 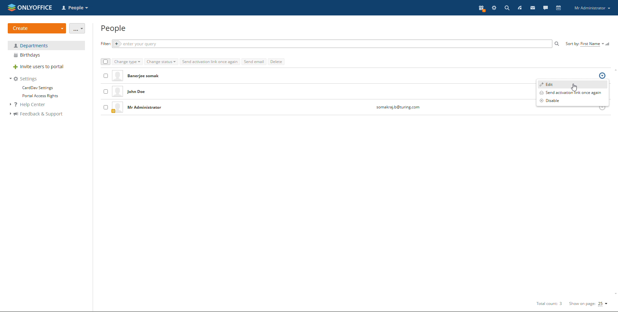 What do you see at coordinates (573, 84) in the screenshot?
I see `edit` at bounding box center [573, 84].